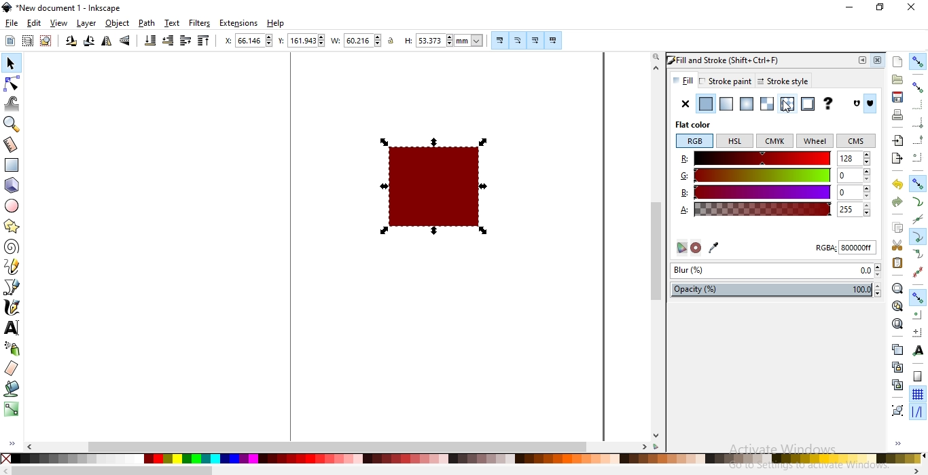 The height and width of the screenshot is (475, 928). Describe the element at coordinates (897, 324) in the screenshot. I see `zoom to fit page` at that location.